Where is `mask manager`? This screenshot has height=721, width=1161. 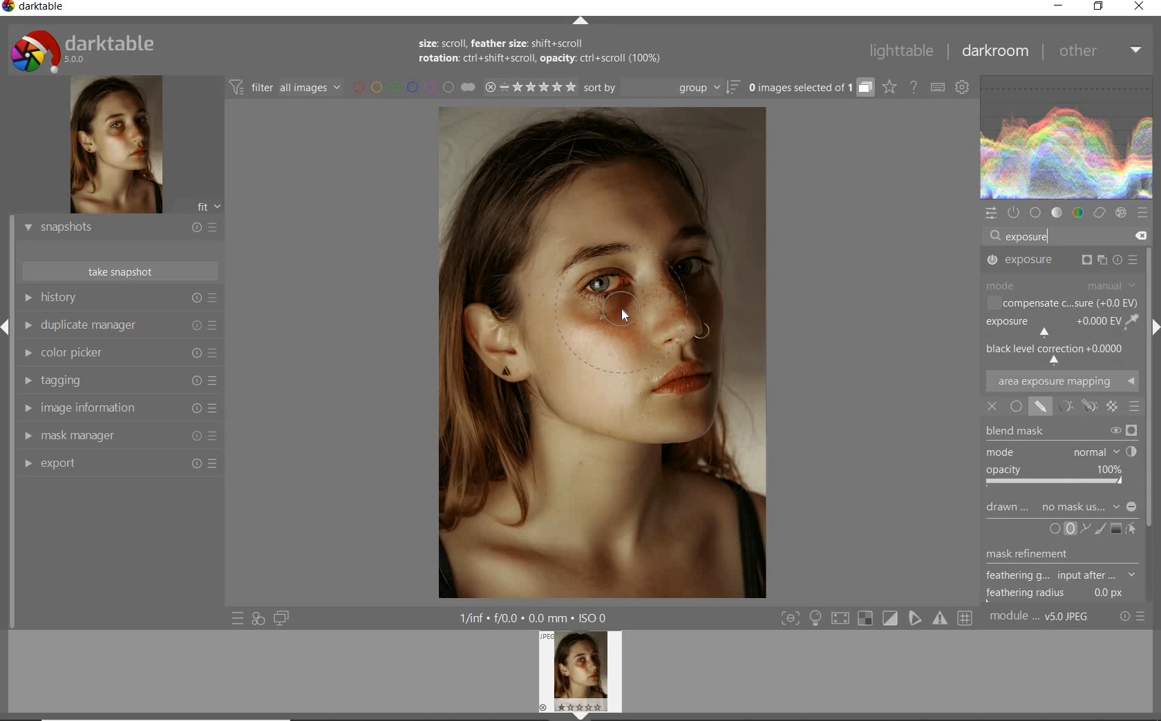 mask manager is located at coordinates (122, 436).